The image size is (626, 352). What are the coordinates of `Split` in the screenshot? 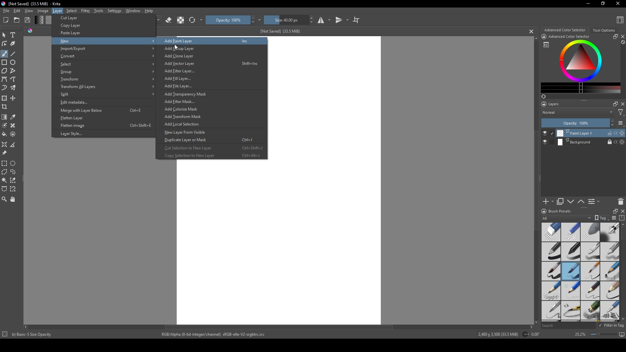 It's located at (106, 94).